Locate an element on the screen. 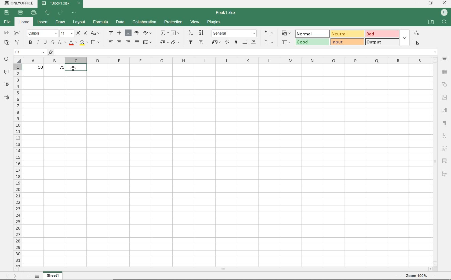 The height and width of the screenshot is (280, 451). clear is located at coordinates (176, 42).